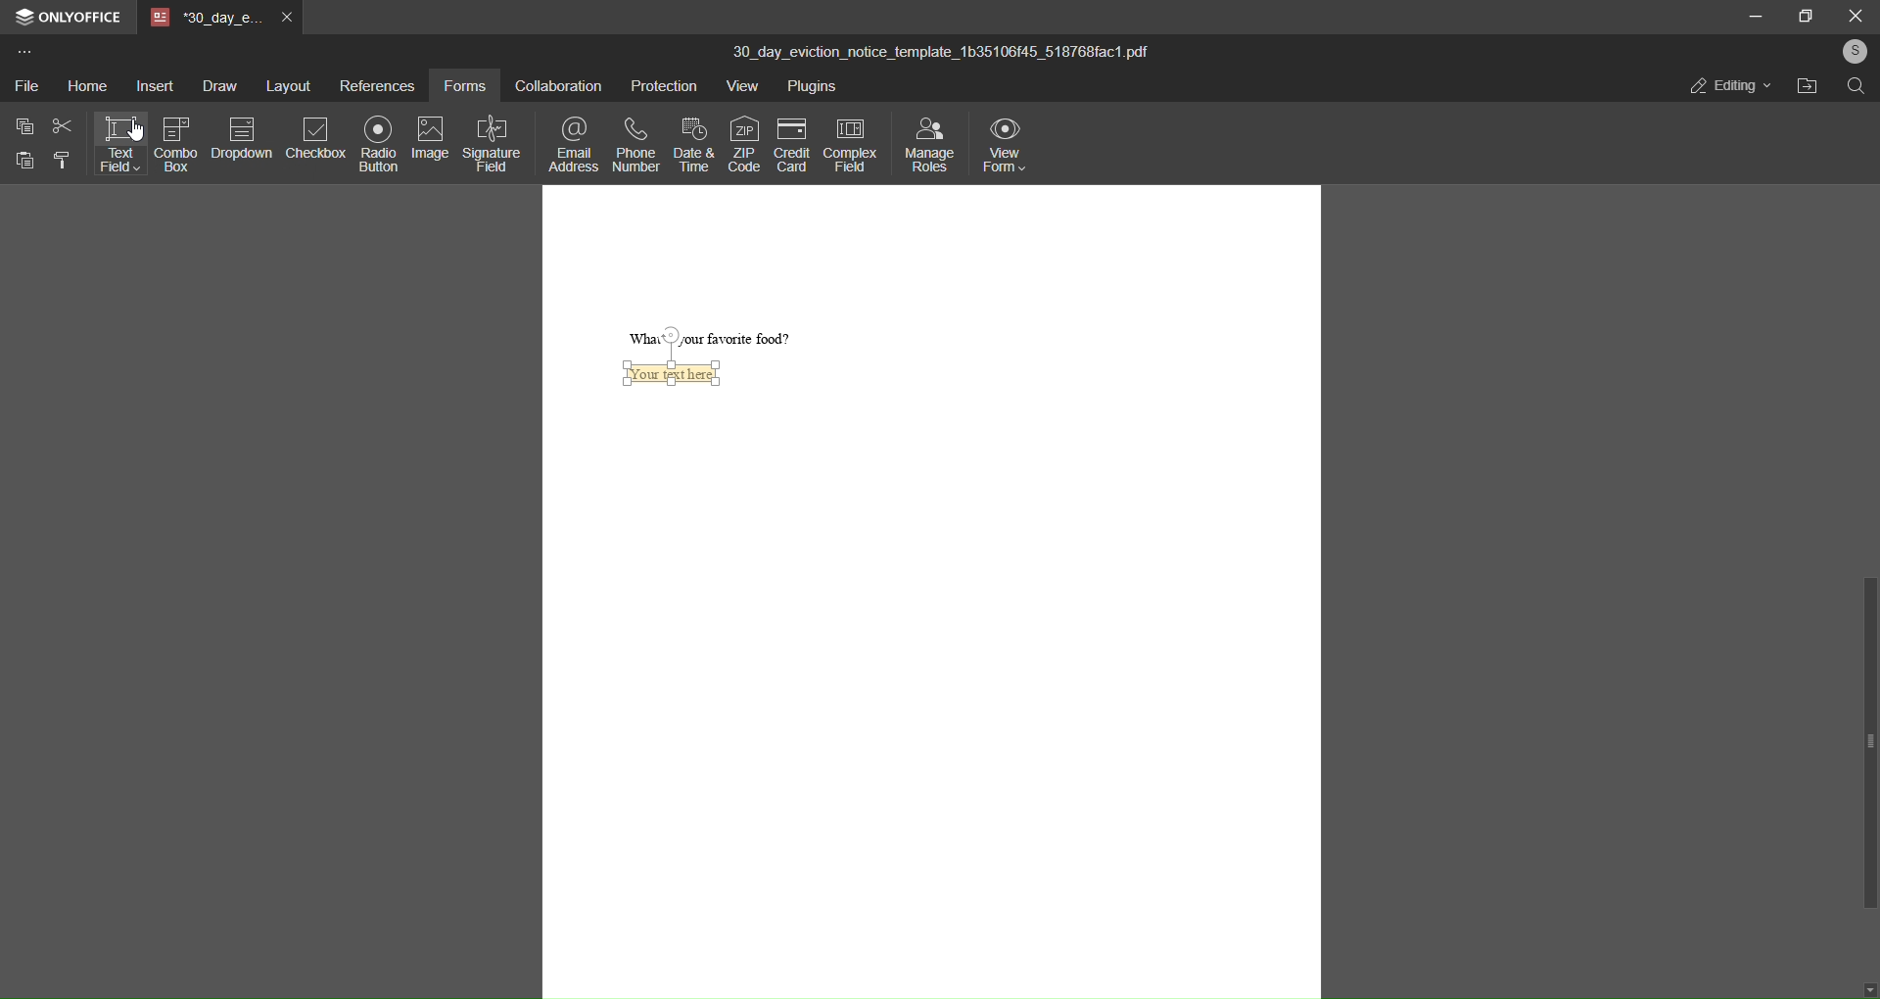  Describe the element at coordinates (812, 87) in the screenshot. I see `plugins` at that location.